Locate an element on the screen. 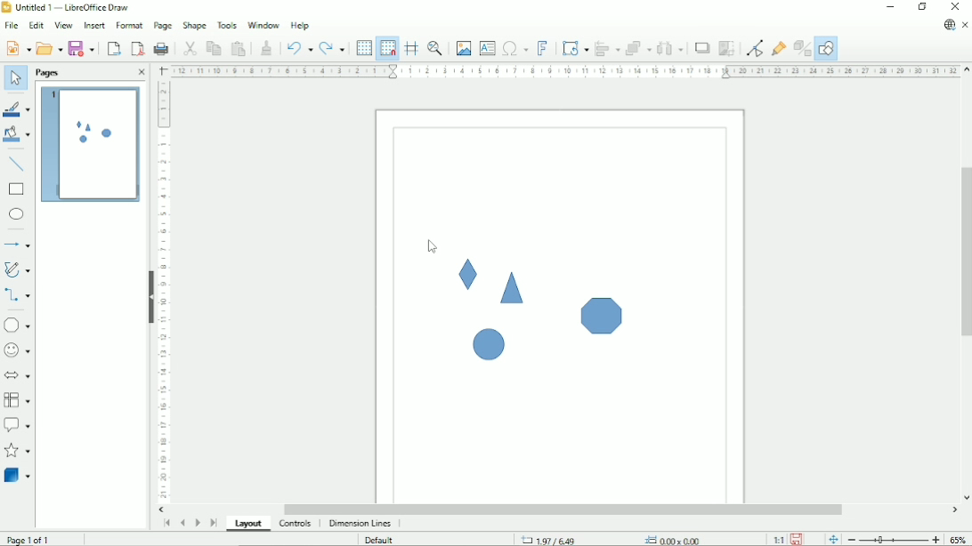  Save is located at coordinates (797, 539).